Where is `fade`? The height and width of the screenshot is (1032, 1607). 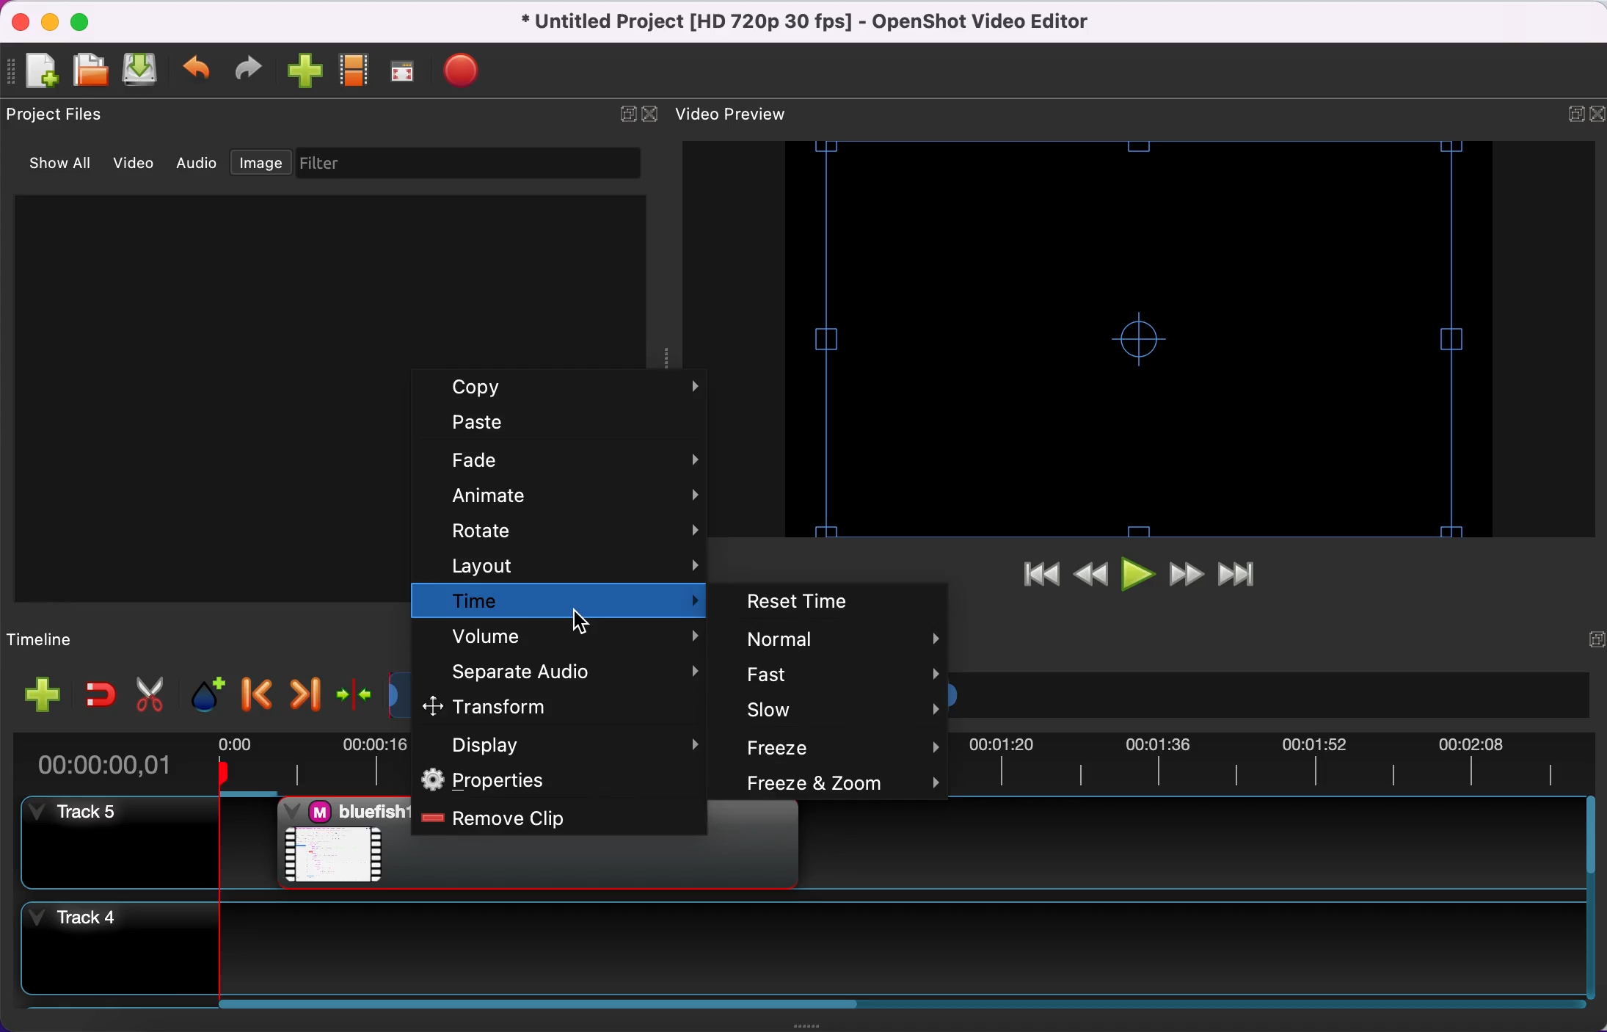 fade is located at coordinates (569, 463).